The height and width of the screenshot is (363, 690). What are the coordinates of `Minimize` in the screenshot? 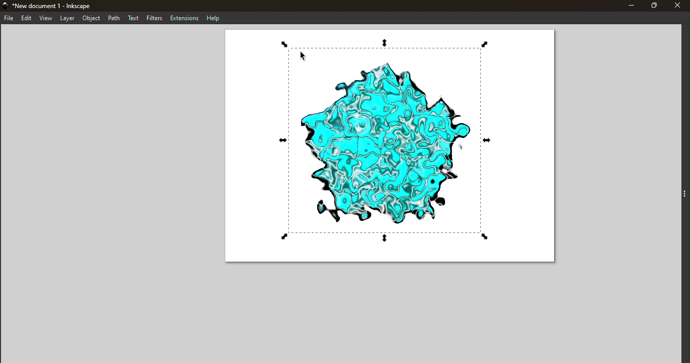 It's located at (628, 6).